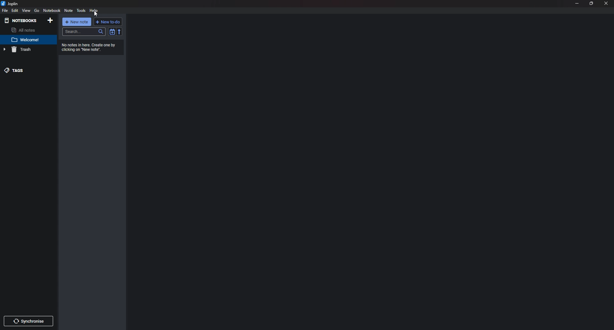 The height and width of the screenshot is (330, 614). What do you see at coordinates (28, 321) in the screenshot?
I see `Synchronize` at bounding box center [28, 321].